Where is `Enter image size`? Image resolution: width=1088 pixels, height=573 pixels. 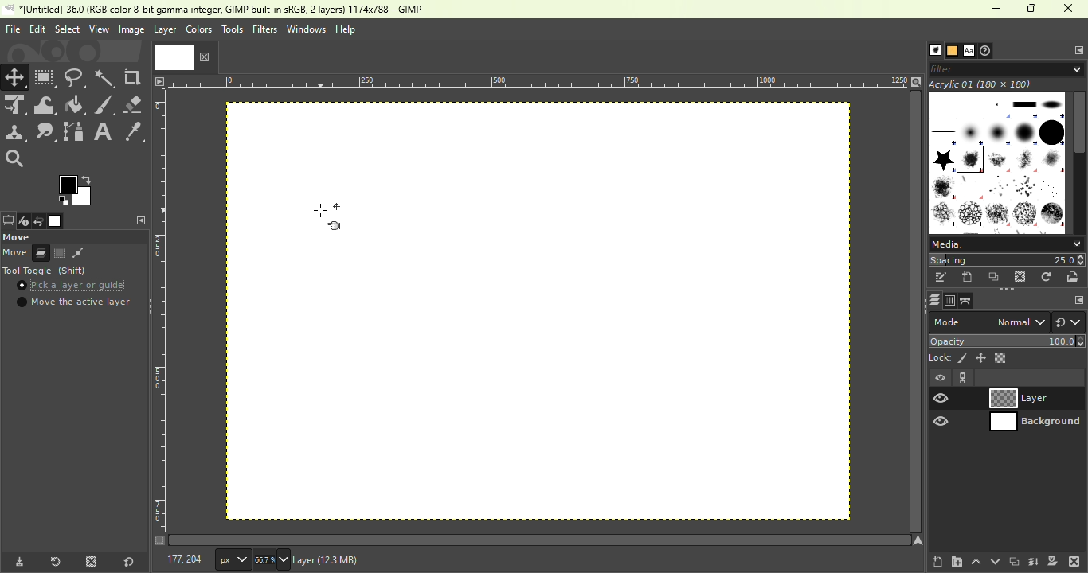
Enter image size is located at coordinates (272, 559).